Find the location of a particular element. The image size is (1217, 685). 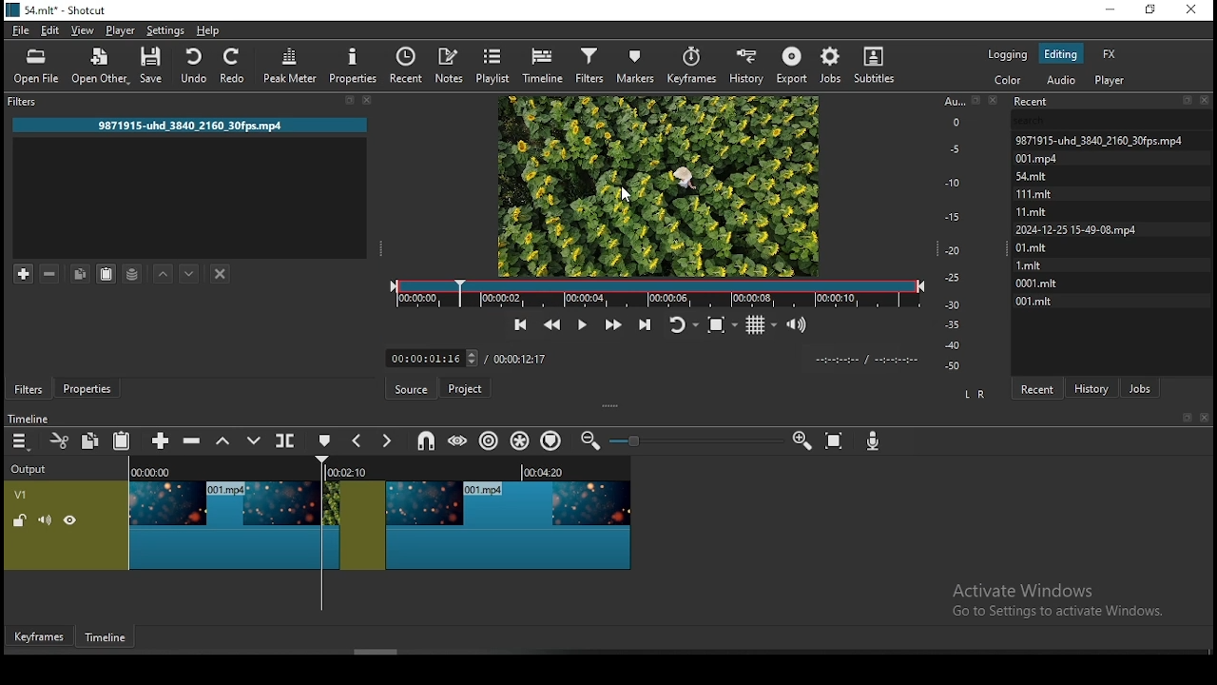

settings is located at coordinates (164, 31).